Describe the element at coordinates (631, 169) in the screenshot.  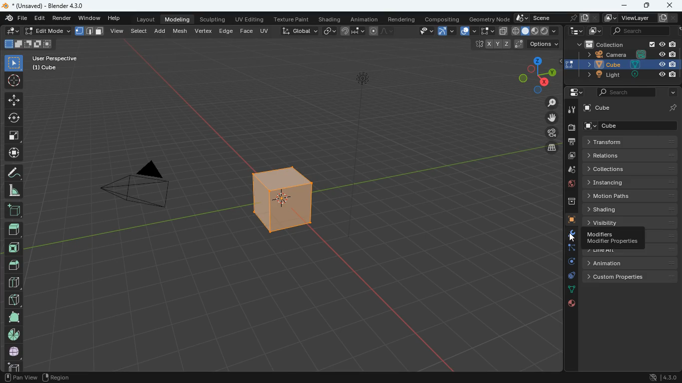
I see `collections` at that location.